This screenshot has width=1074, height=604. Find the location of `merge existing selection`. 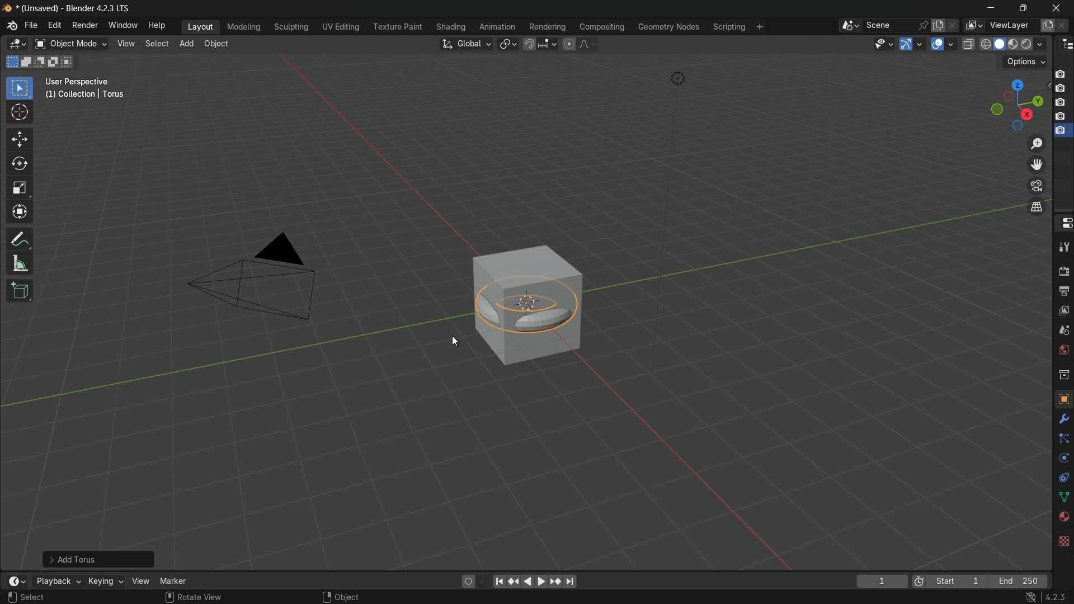

merge existing selection is located at coordinates (69, 62).